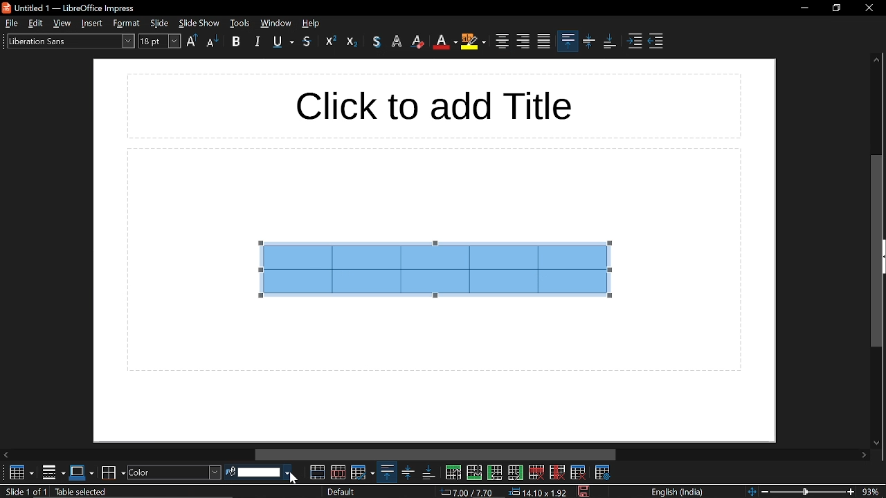 This screenshot has height=498, width=886. I want to click on align bottom, so click(426, 472).